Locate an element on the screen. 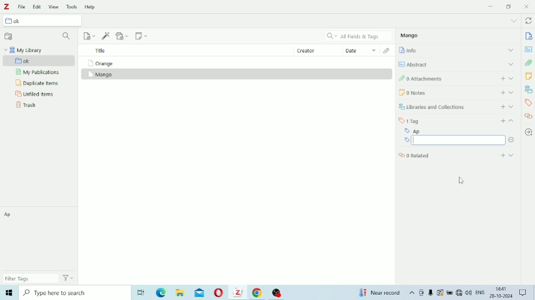 The width and height of the screenshot is (535, 300). Related is located at coordinates (457, 155).